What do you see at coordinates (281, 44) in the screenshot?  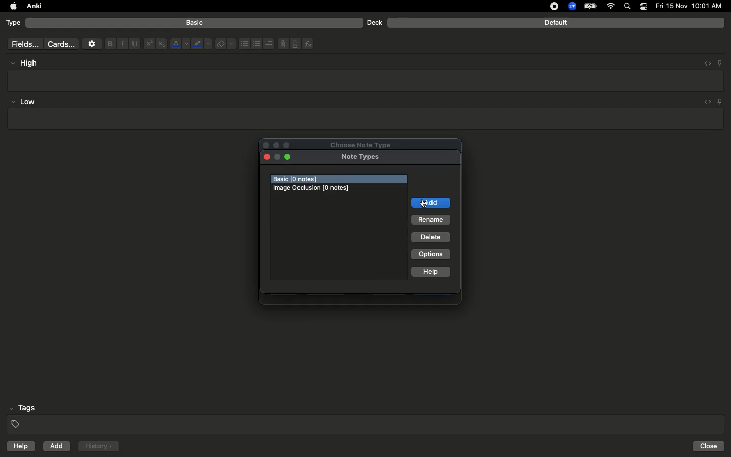 I see `File` at bounding box center [281, 44].